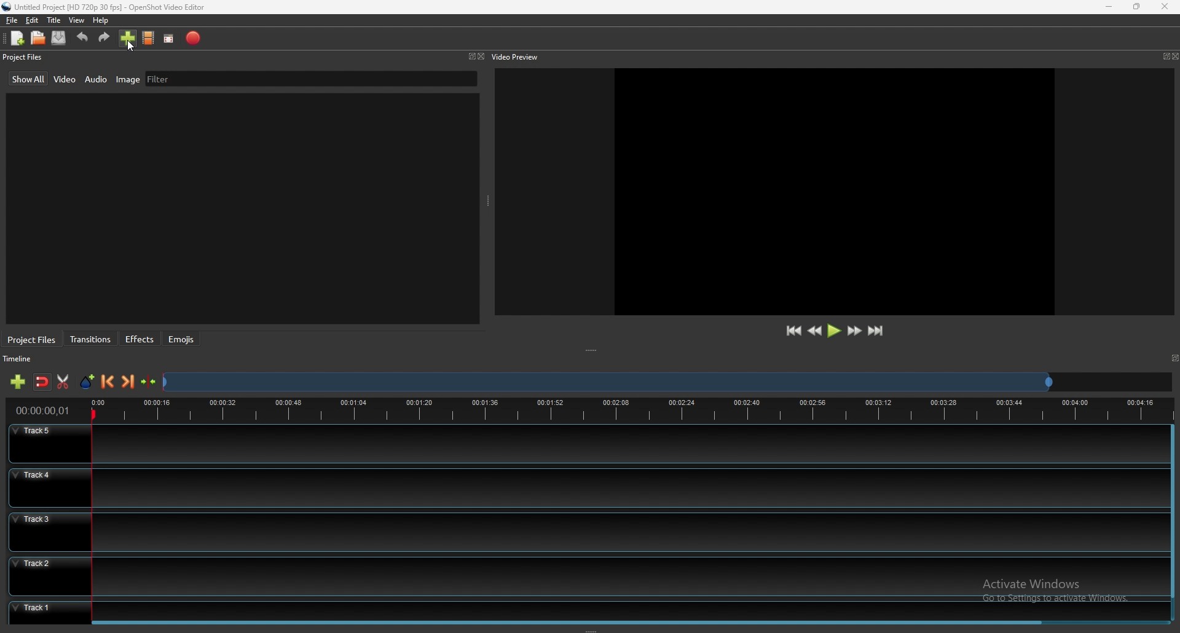  What do you see at coordinates (24, 57) in the screenshot?
I see `project files` at bounding box center [24, 57].